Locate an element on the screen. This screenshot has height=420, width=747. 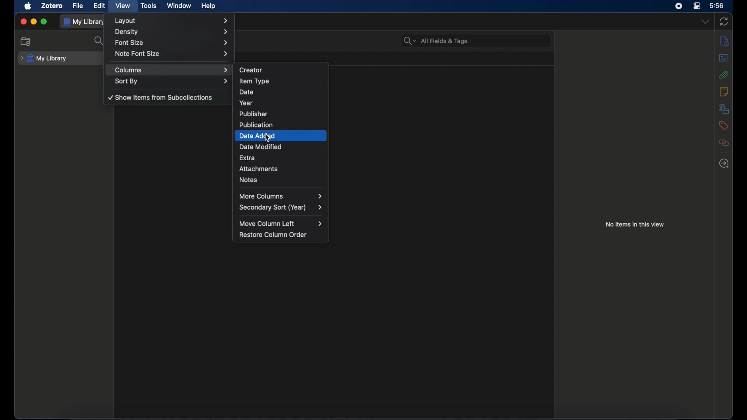
window is located at coordinates (179, 6).